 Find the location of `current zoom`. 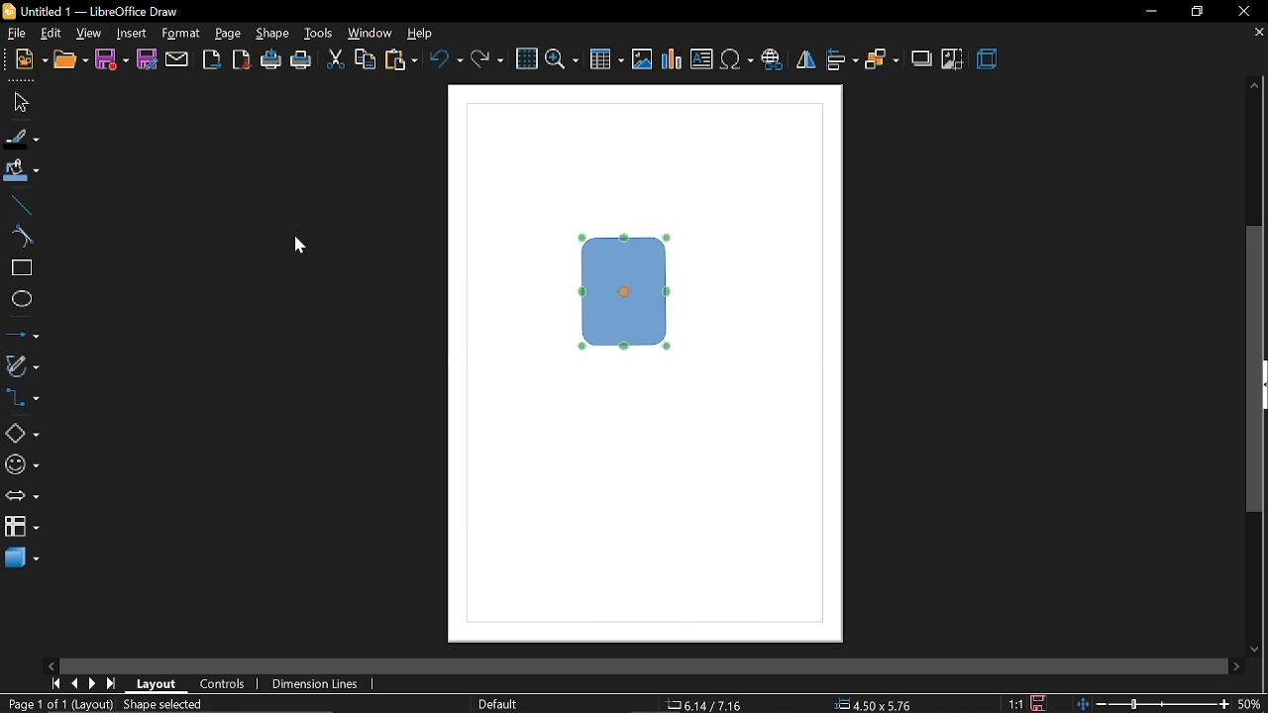

current zoom is located at coordinates (1253, 705).